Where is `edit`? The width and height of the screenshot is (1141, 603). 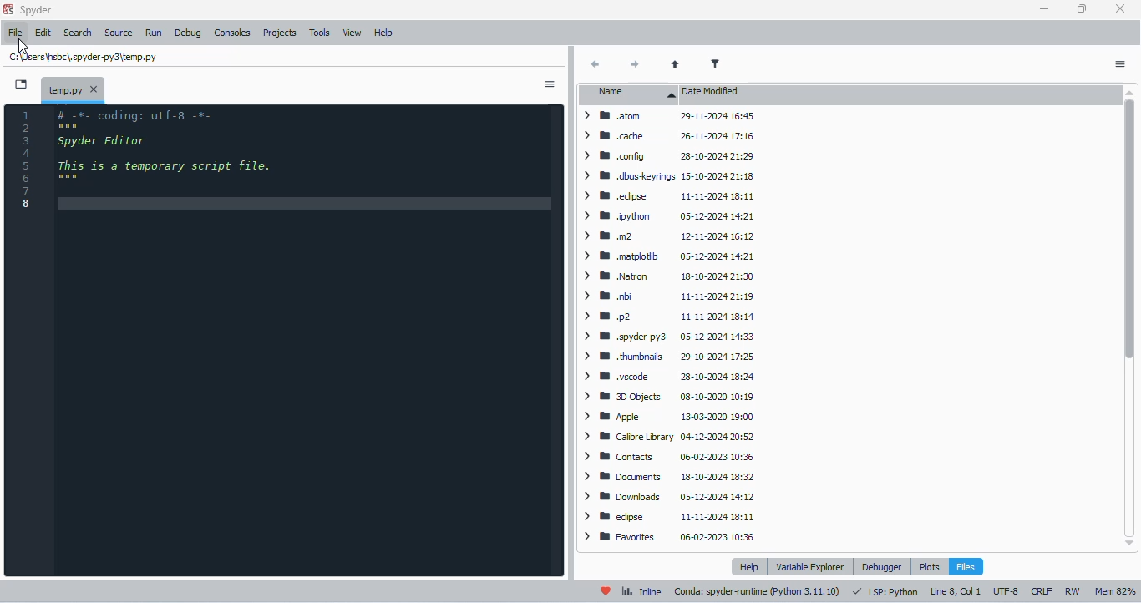 edit is located at coordinates (43, 33).